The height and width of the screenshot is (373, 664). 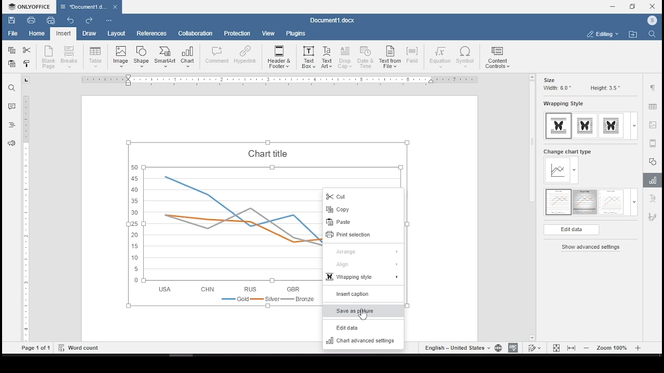 I want to click on insert image, so click(x=120, y=57).